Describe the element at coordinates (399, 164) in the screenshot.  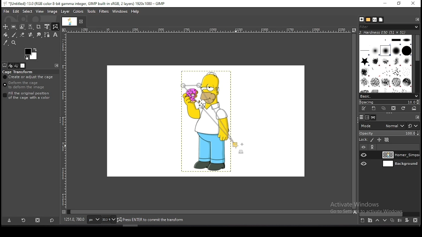
I see `layer` at that location.